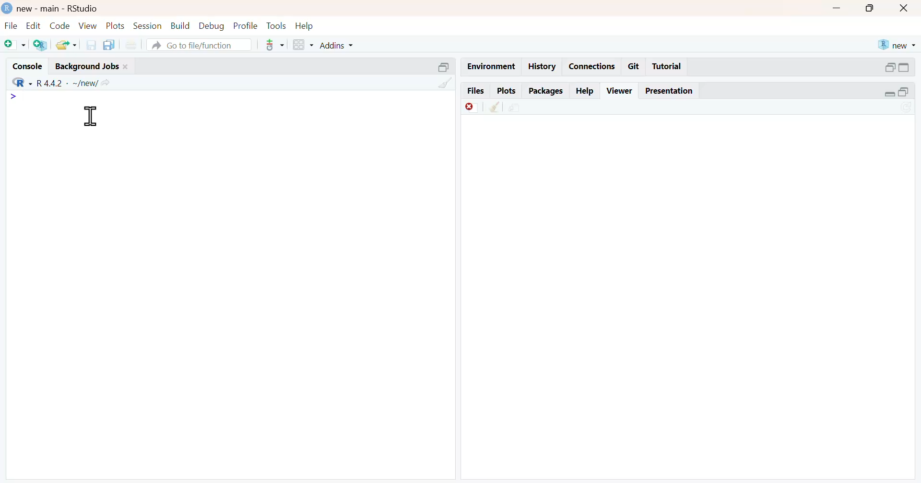 The image size is (921, 483). What do you see at coordinates (11, 97) in the screenshot?
I see `prompt cursor` at bounding box center [11, 97].